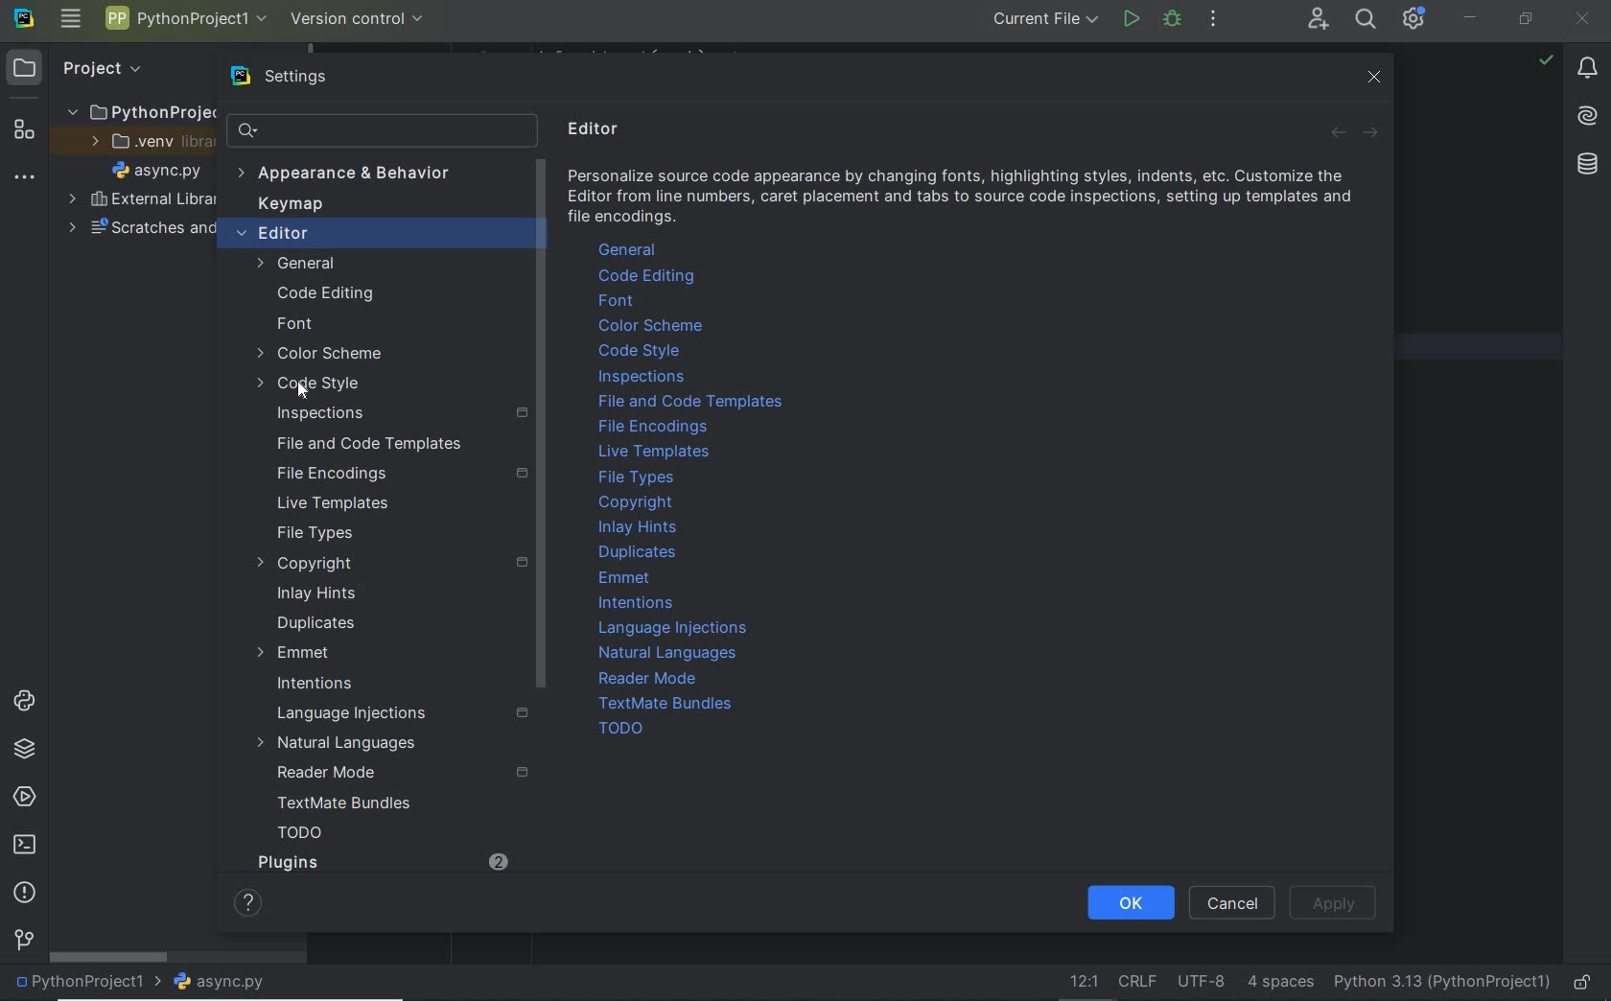 The image size is (1611, 1001). What do you see at coordinates (293, 653) in the screenshot?
I see `Emmet` at bounding box center [293, 653].